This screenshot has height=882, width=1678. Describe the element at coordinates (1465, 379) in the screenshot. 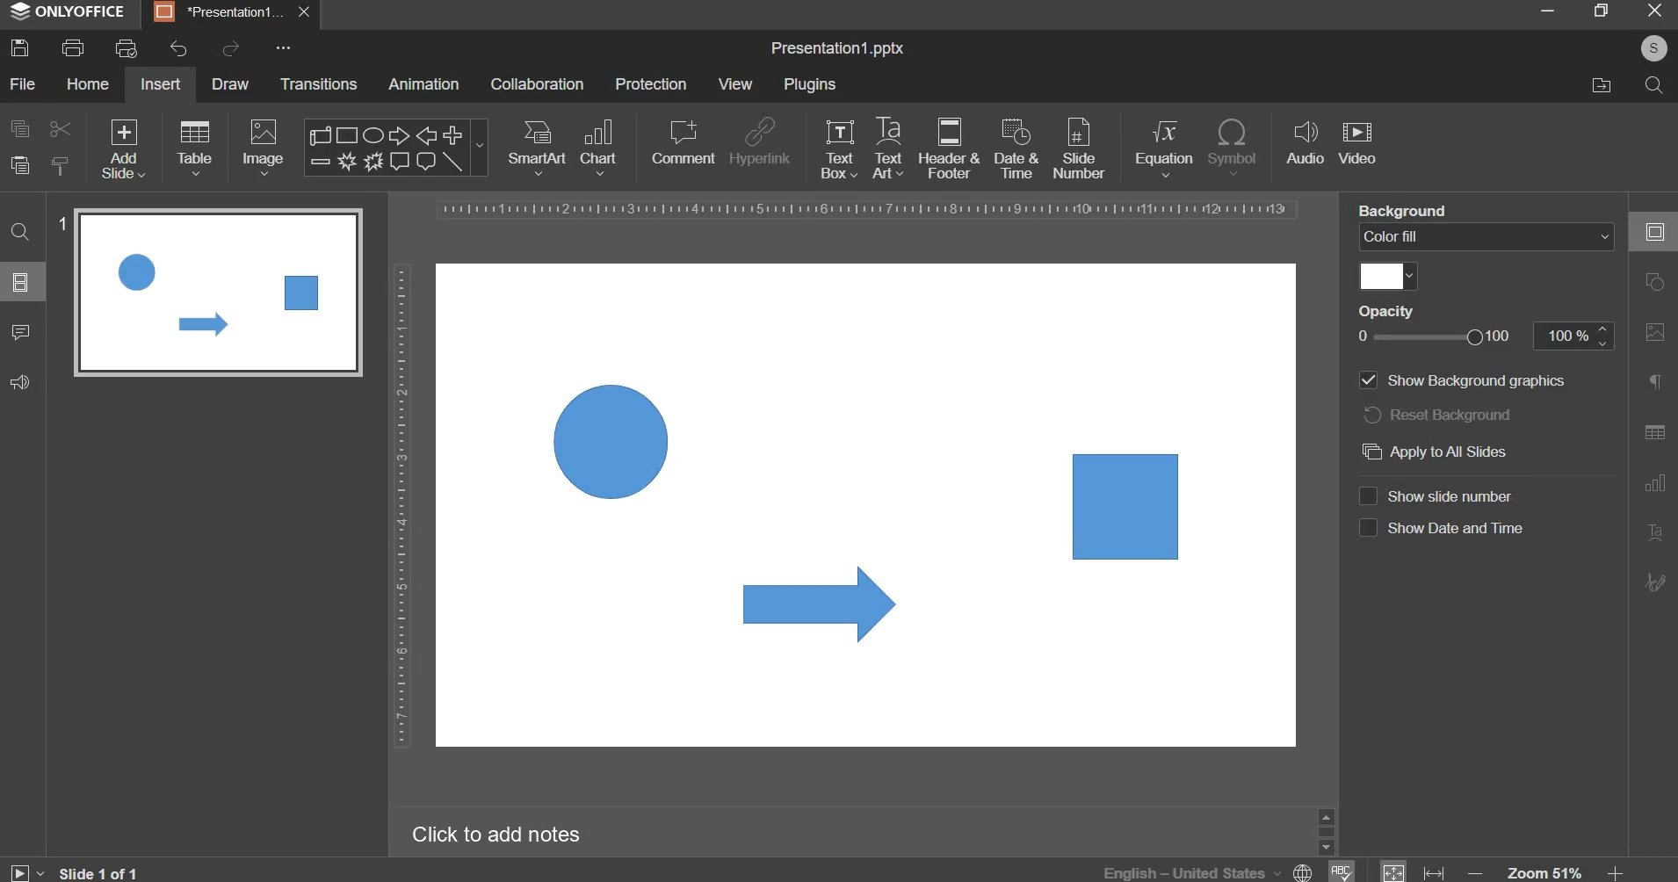

I see `show background graphics` at that location.